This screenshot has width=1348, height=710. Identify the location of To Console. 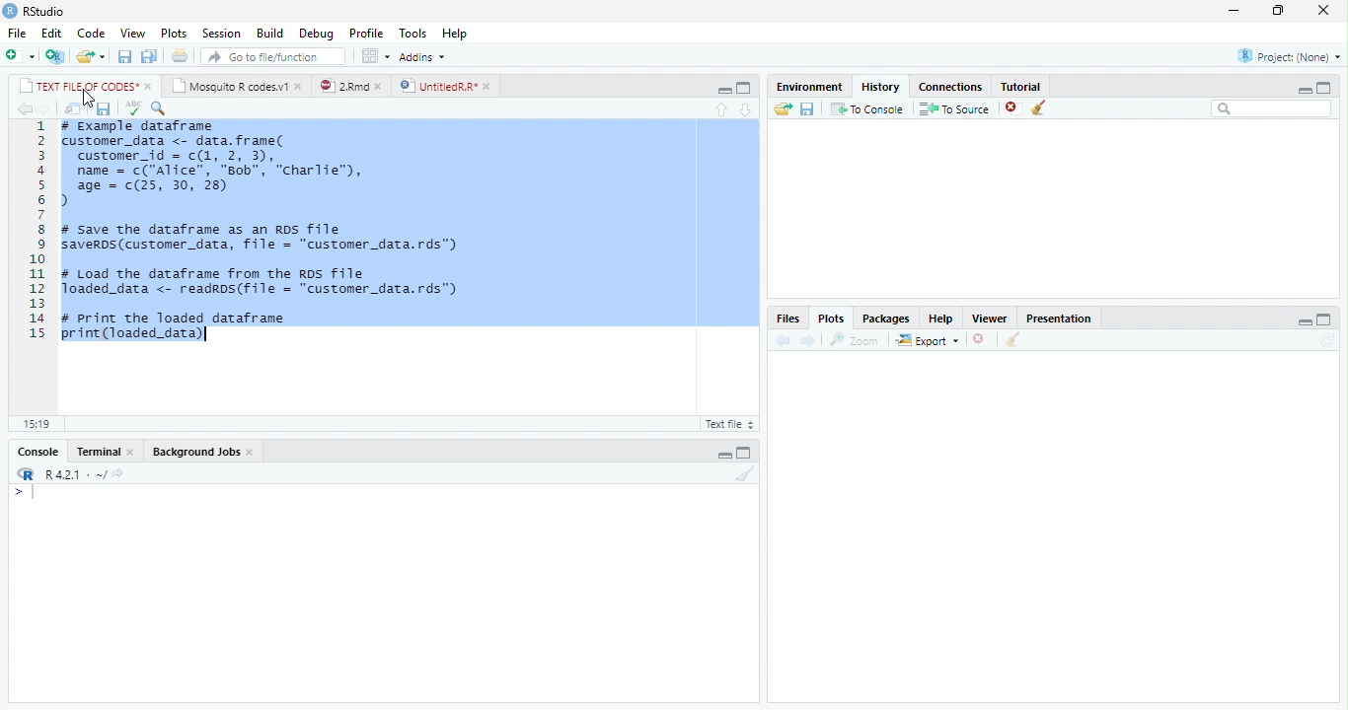
(866, 108).